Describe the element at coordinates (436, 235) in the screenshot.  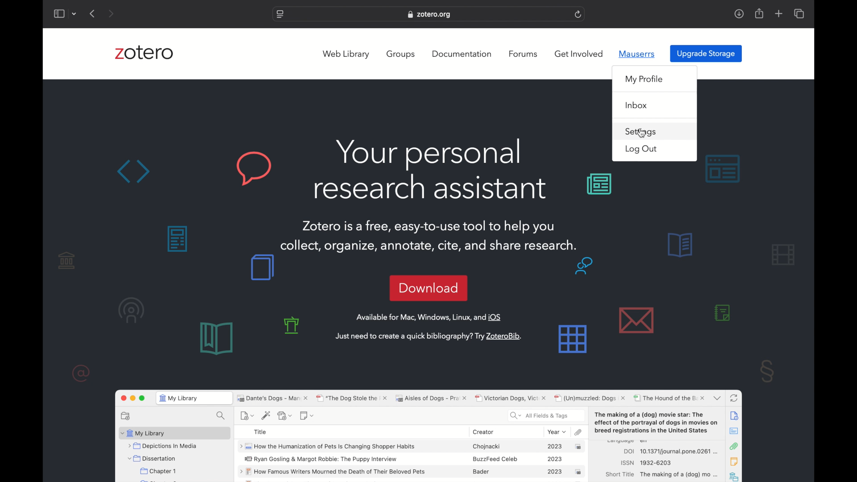
I see `Zotero is a free, easy-to-use tool to help you
collect, organize, annotate, cite, and share research.` at that location.